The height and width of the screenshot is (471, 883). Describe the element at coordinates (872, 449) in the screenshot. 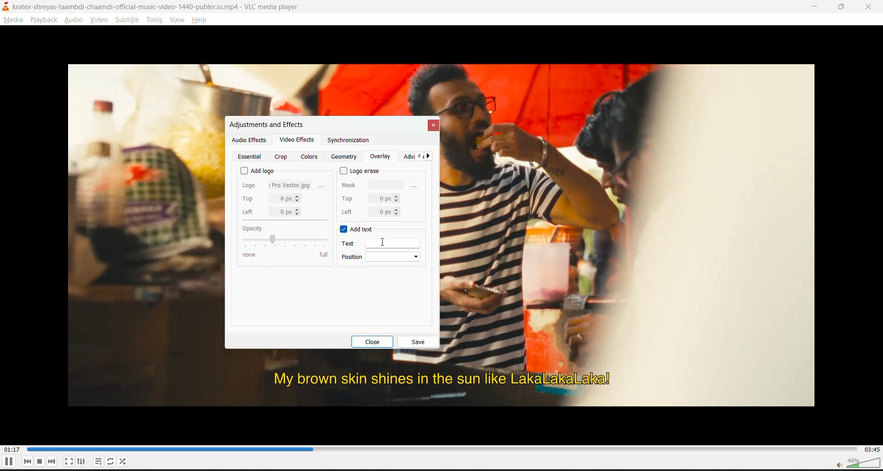

I see `total track time` at that location.